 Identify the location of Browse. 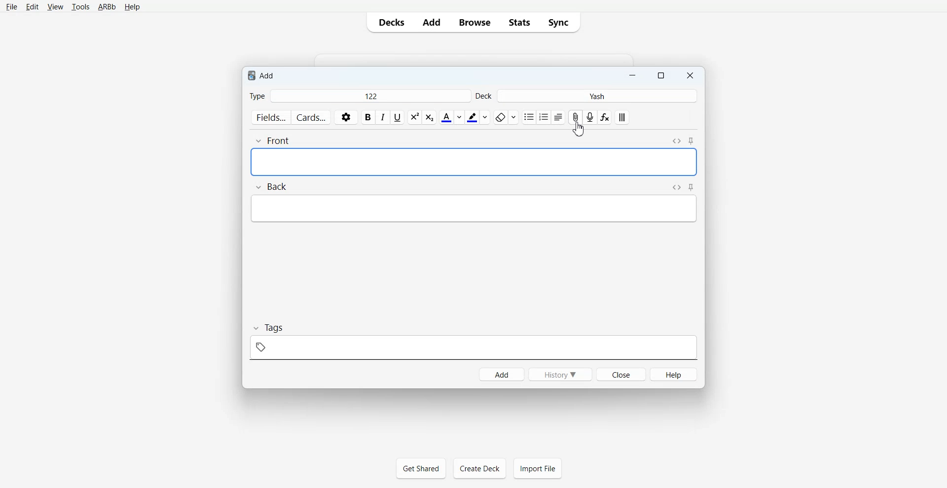
(474, 22).